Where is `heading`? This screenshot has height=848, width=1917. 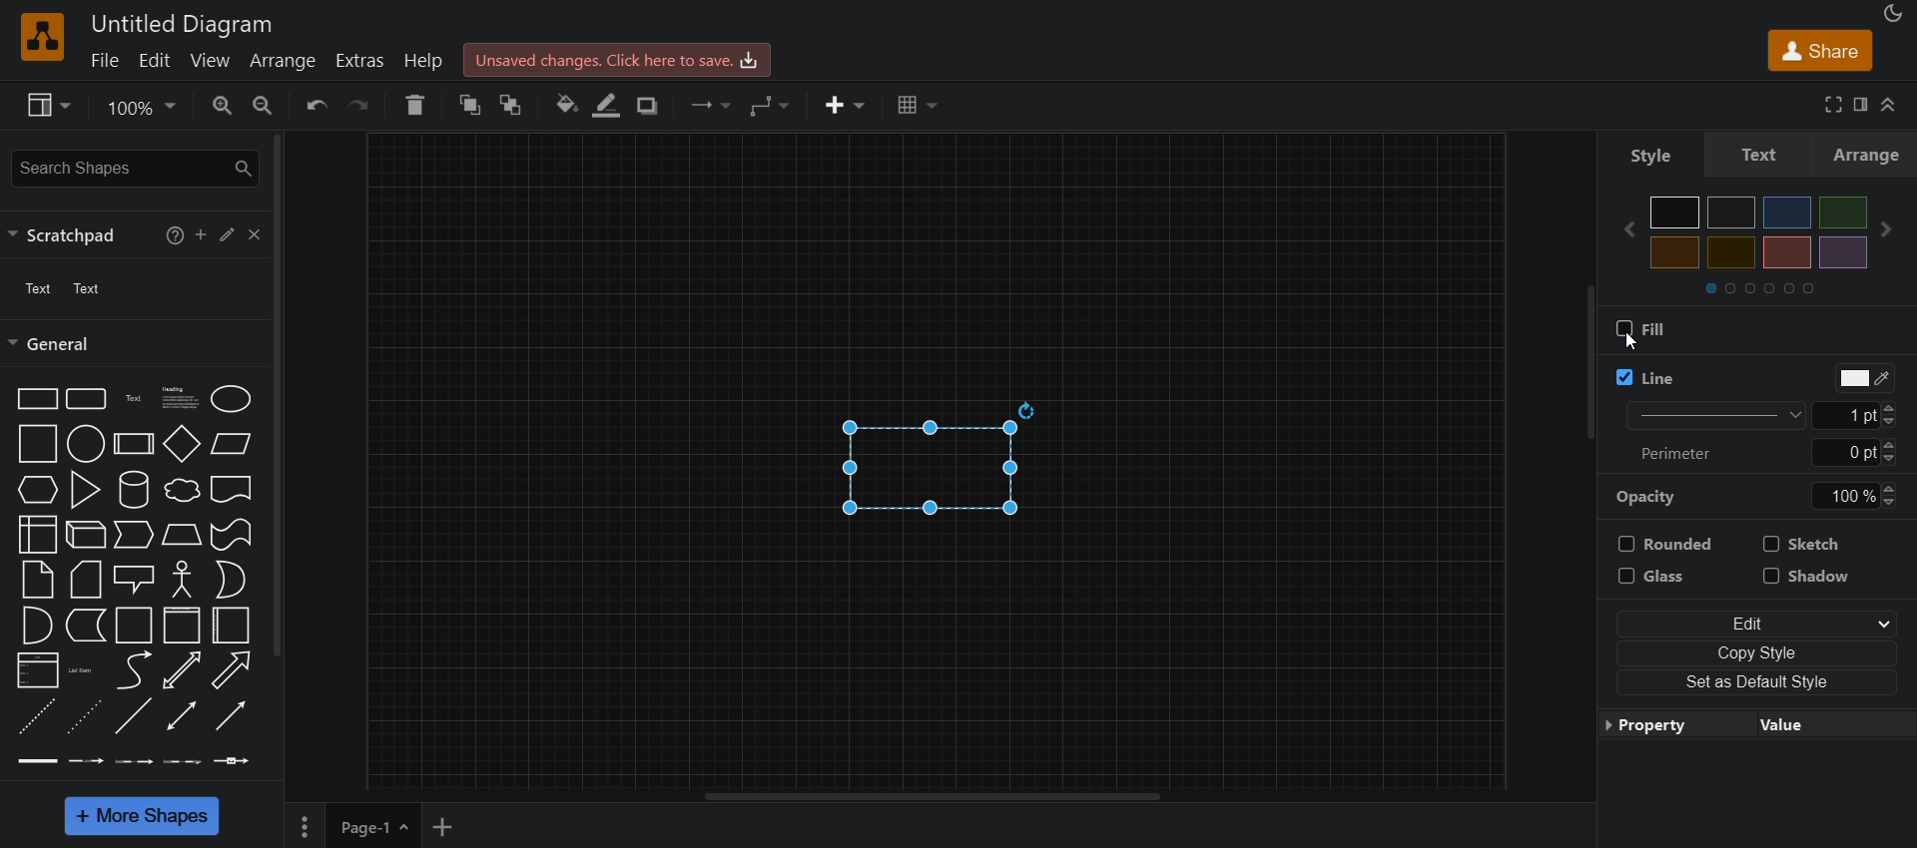 heading is located at coordinates (178, 397).